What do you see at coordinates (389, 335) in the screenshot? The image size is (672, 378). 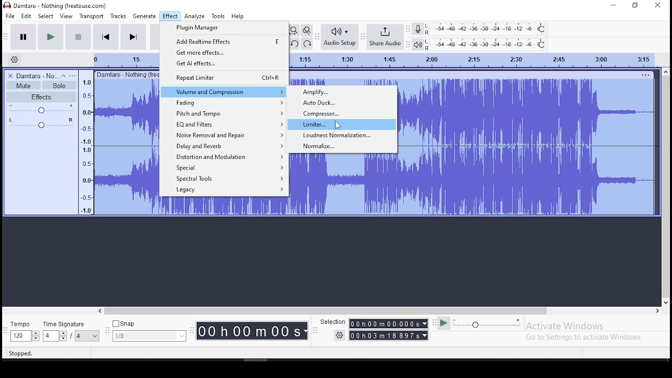 I see `00 h 00 m 00.000 s` at bounding box center [389, 335].